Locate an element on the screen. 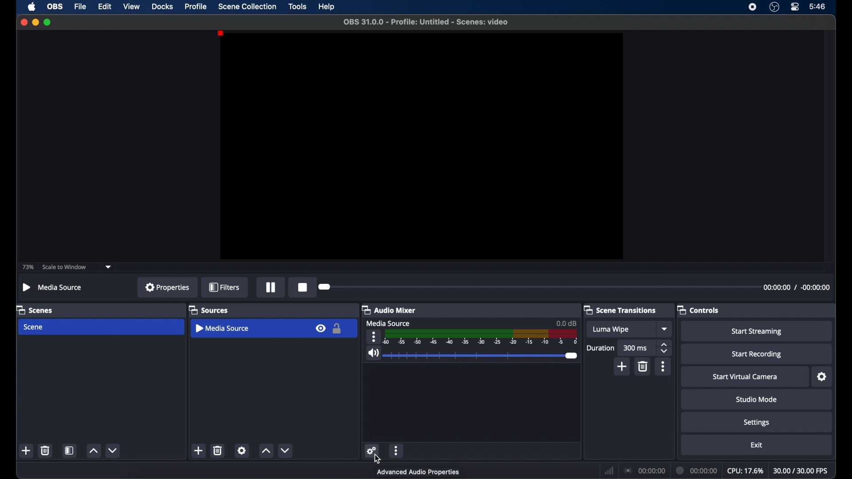  audio mixer is located at coordinates (389, 311).